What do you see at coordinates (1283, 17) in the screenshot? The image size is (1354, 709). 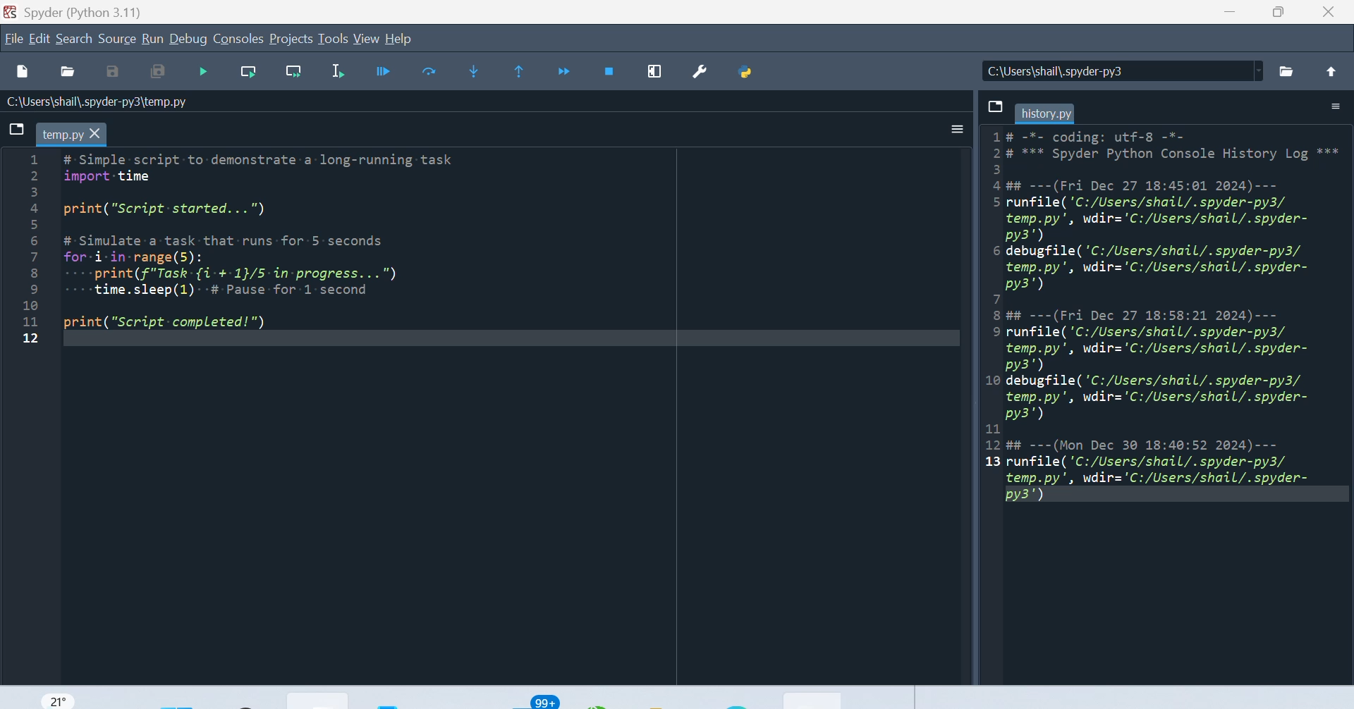 I see `Maximize` at bounding box center [1283, 17].